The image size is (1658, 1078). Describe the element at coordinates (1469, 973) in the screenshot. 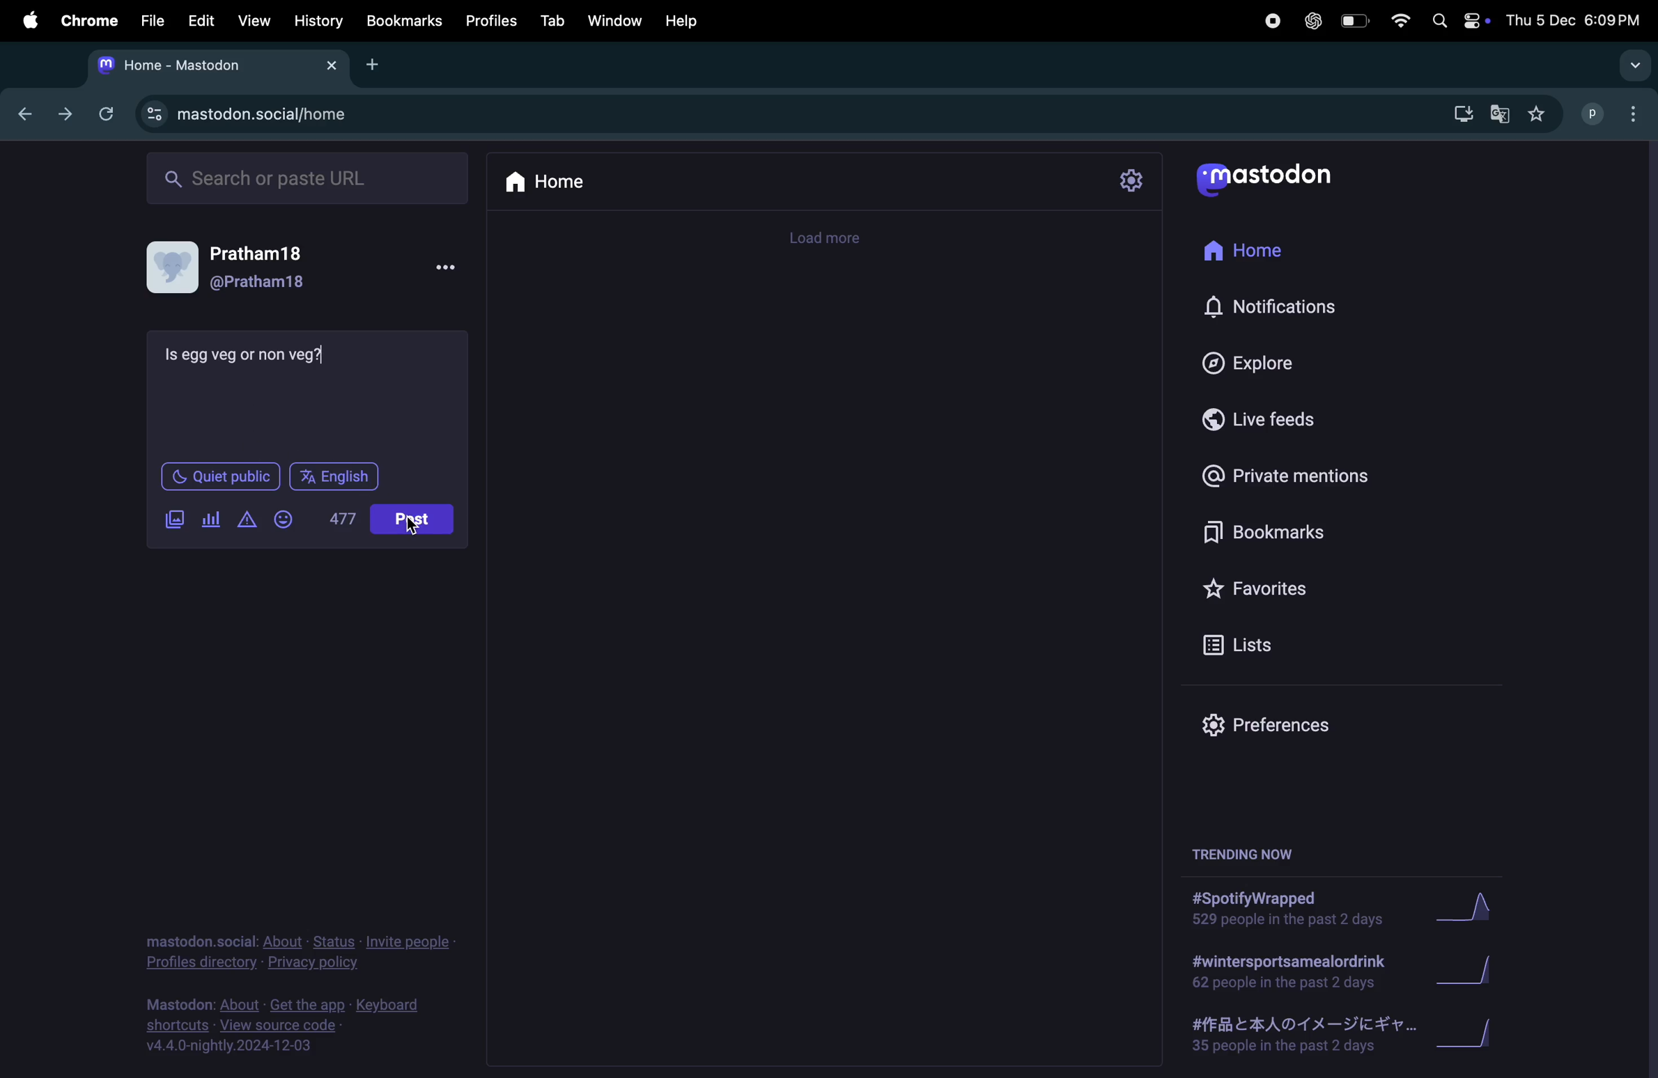

I see `graph` at that location.